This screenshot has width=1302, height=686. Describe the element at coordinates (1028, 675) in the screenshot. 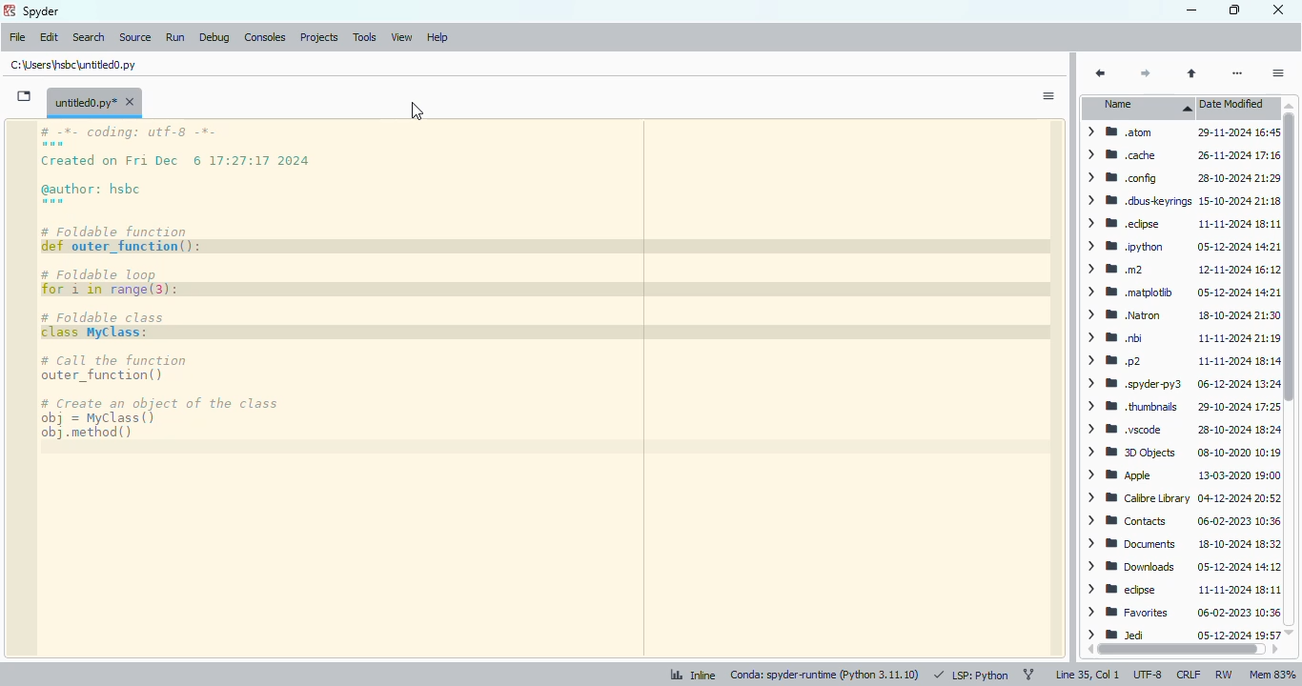

I see `git branch` at that location.